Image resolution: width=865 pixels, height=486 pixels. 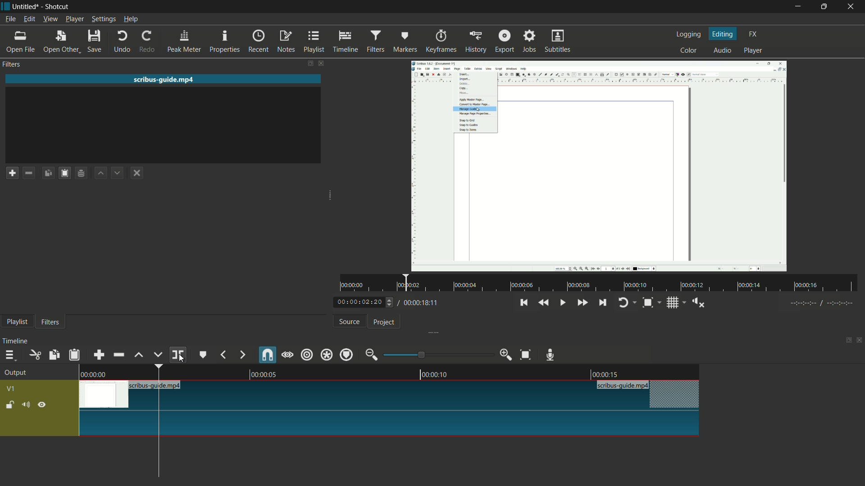 I want to click on cut, so click(x=35, y=355).